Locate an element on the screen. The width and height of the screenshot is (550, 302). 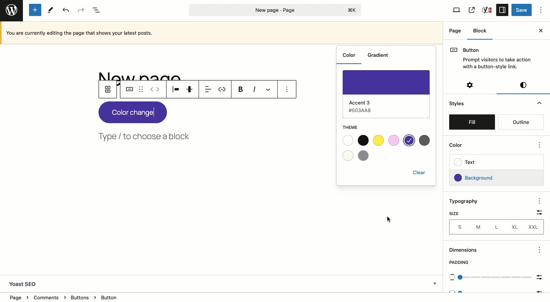
Selected color is located at coordinates (409, 141).